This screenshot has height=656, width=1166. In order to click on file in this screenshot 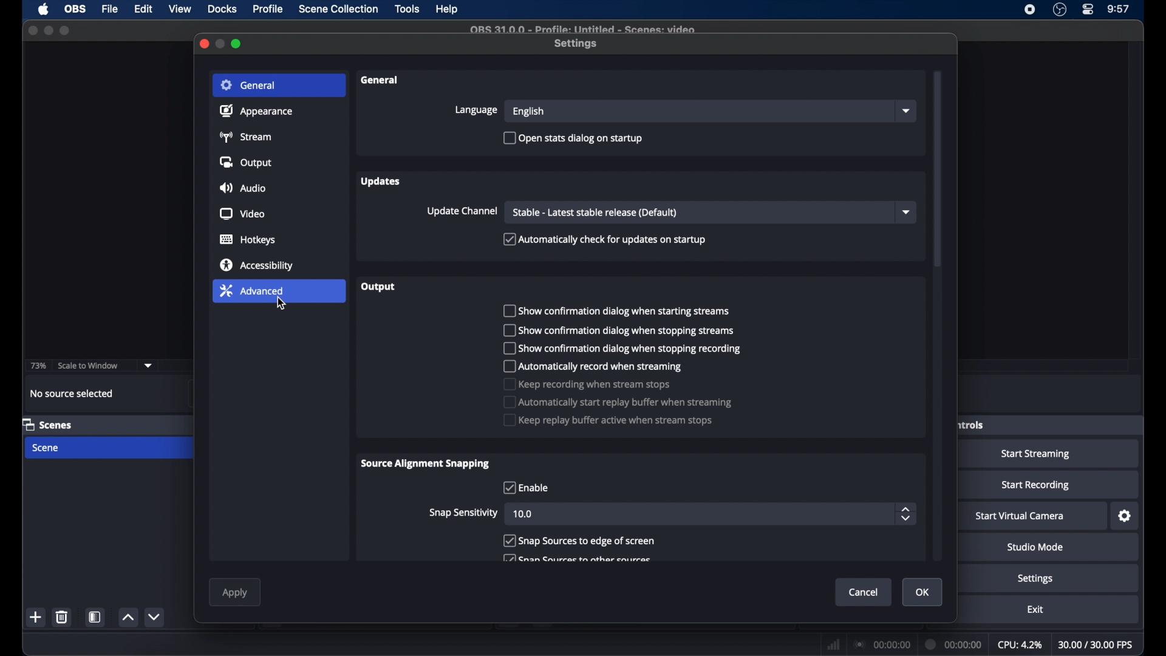, I will do `click(111, 10)`.